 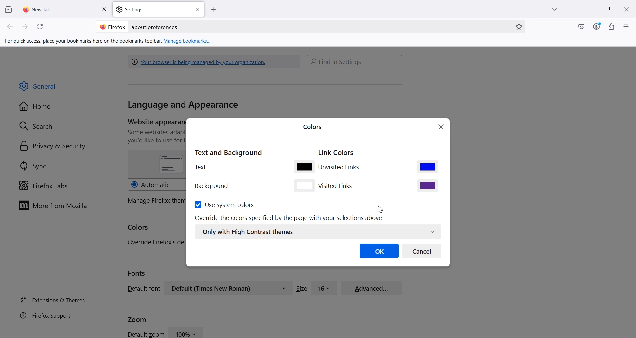 What do you see at coordinates (340, 168) in the screenshot?
I see `Unvisited Links` at bounding box center [340, 168].